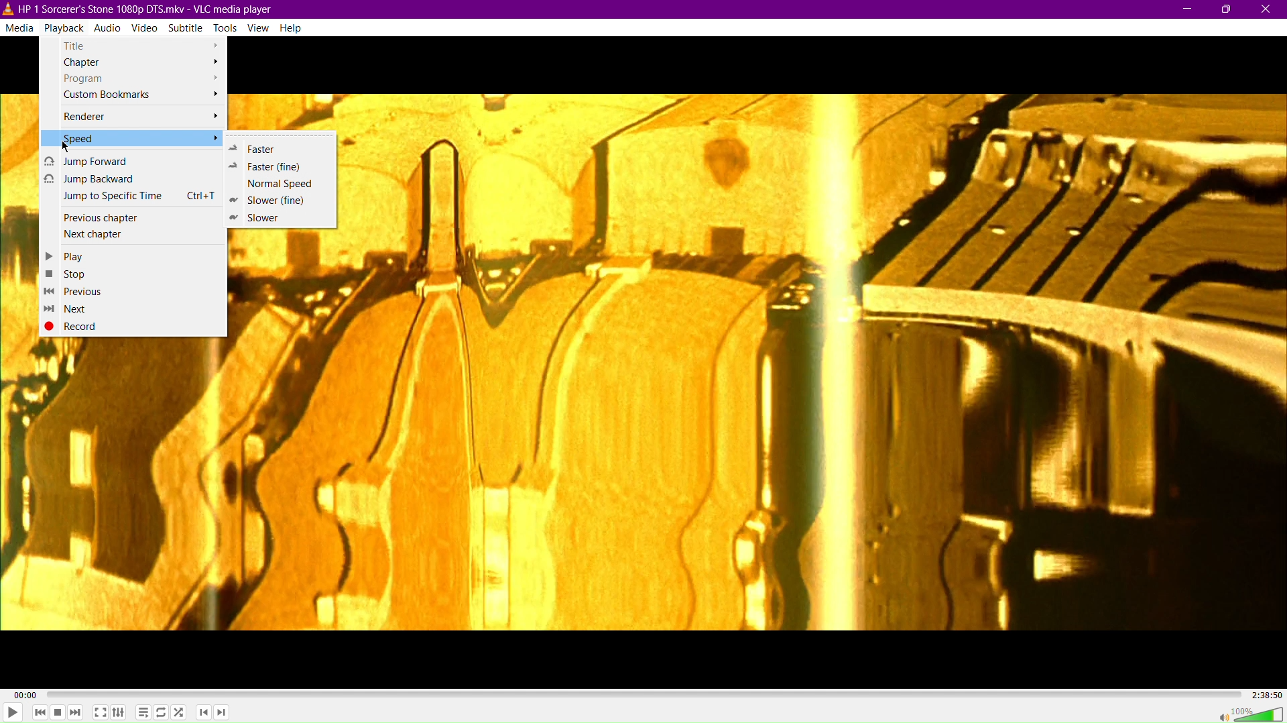 The height and width of the screenshot is (723, 1287). What do you see at coordinates (80, 326) in the screenshot?
I see `Record` at bounding box center [80, 326].